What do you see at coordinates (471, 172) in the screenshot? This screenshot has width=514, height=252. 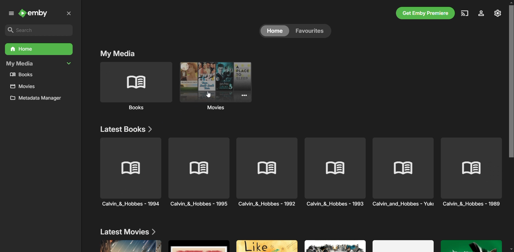 I see `` at bounding box center [471, 172].